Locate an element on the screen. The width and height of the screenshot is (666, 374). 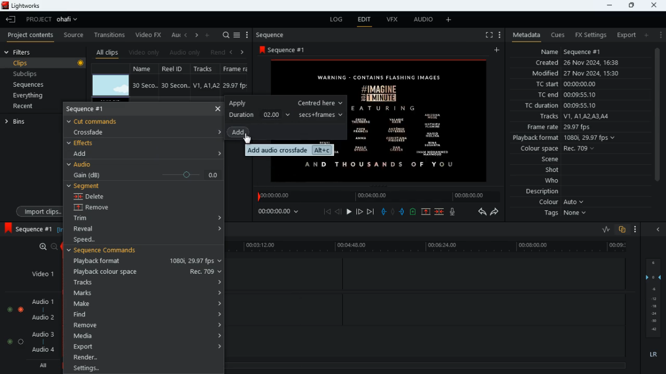
search is located at coordinates (226, 35).